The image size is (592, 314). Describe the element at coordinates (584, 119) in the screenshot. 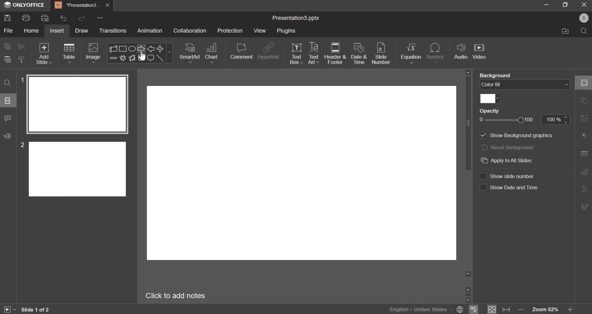

I see `Image settings` at that location.